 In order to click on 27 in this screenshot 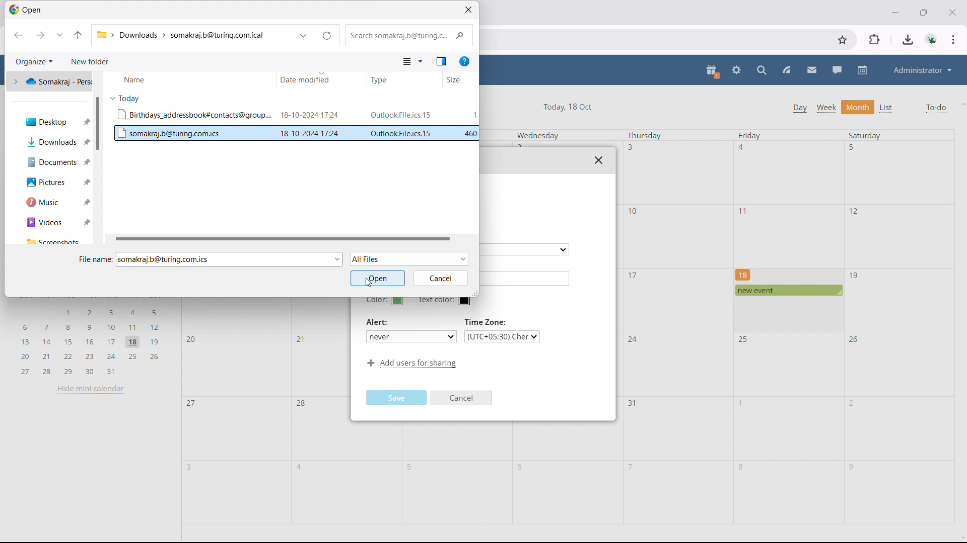, I will do `click(192, 405)`.